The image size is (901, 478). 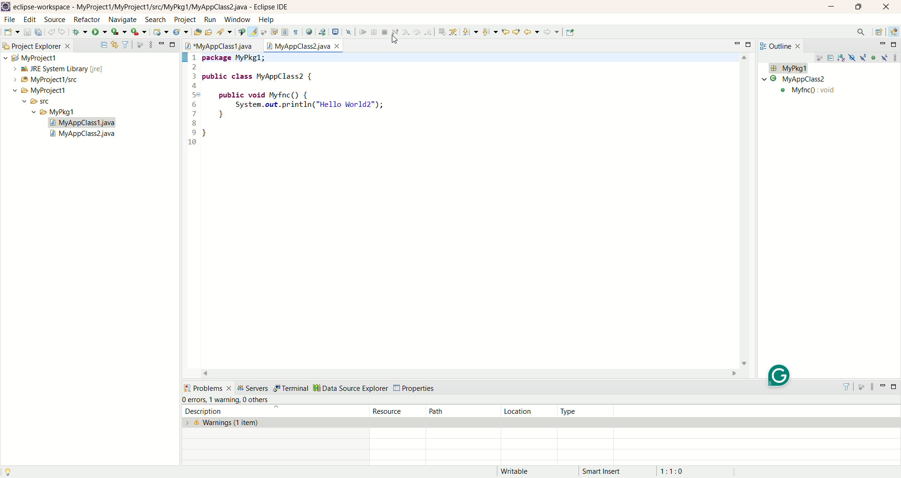 What do you see at coordinates (224, 399) in the screenshot?
I see `warning` at bounding box center [224, 399].